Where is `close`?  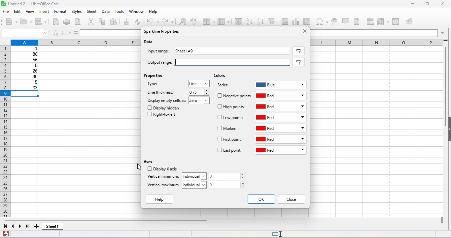
close is located at coordinates (303, 31).